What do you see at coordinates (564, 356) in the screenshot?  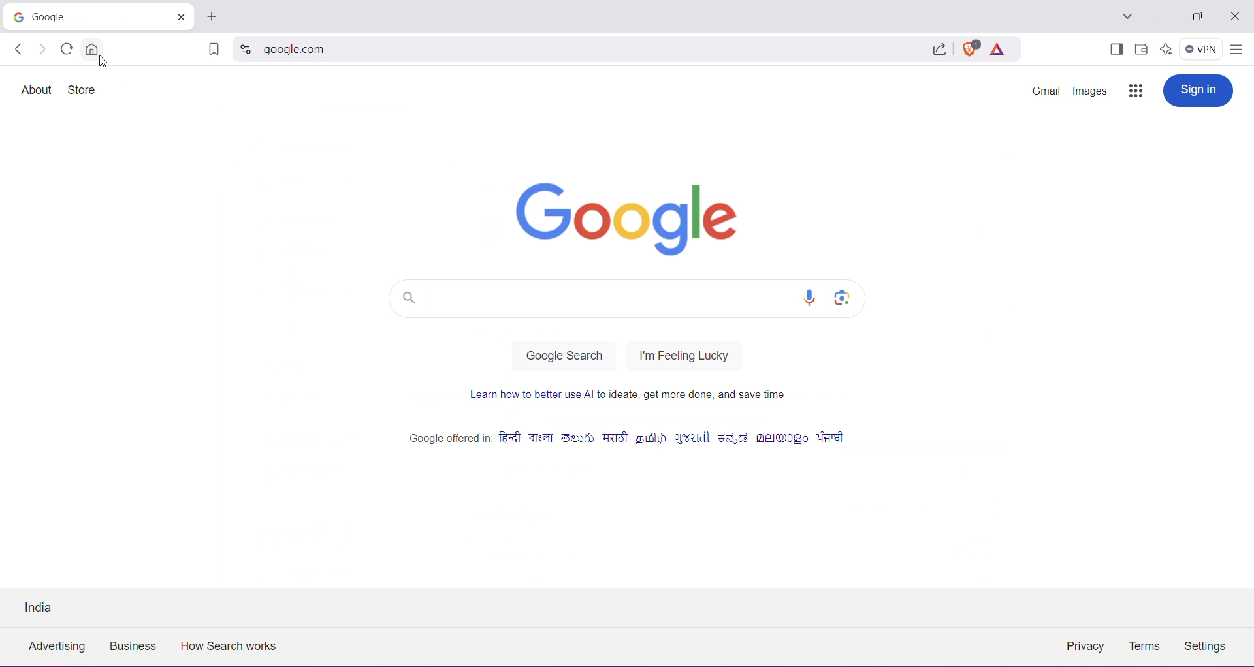 I see `Google Search` at bounding box center [564, 356].